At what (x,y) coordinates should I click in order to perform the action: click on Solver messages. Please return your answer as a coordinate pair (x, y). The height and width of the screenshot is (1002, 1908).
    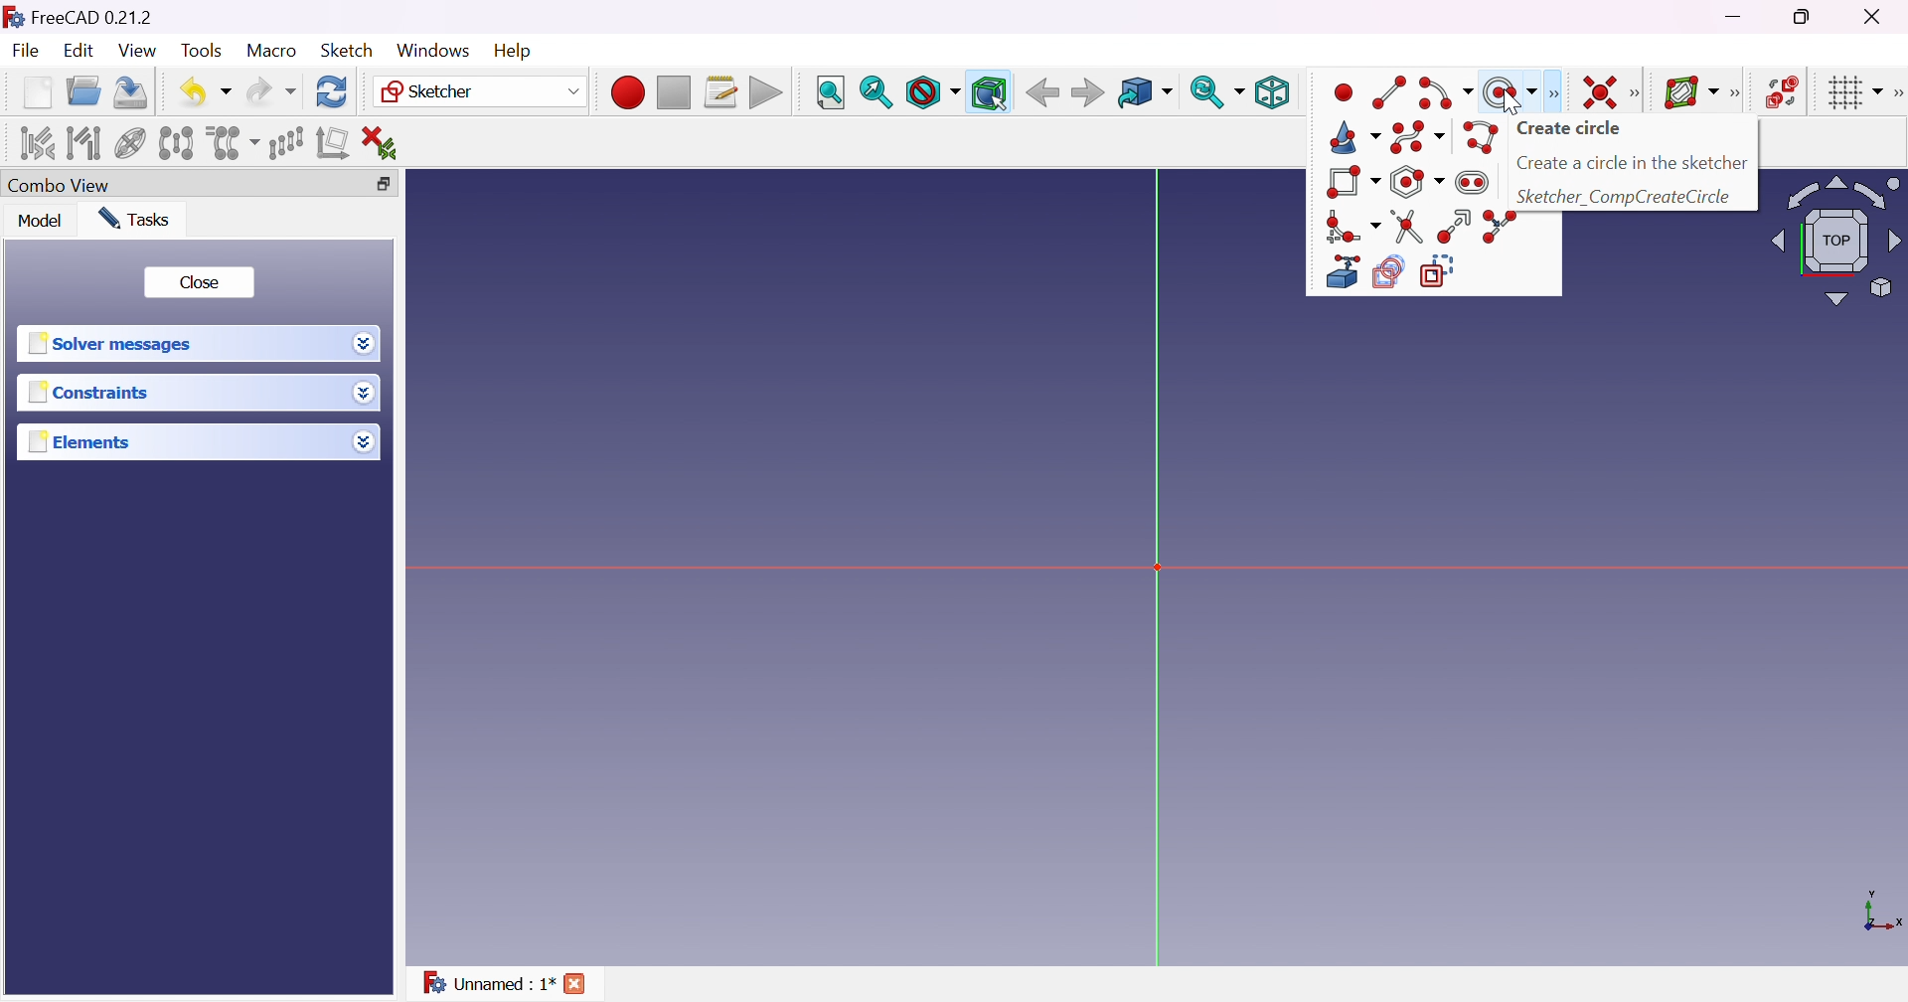
    Looking at the image, I should click on (113, 341).